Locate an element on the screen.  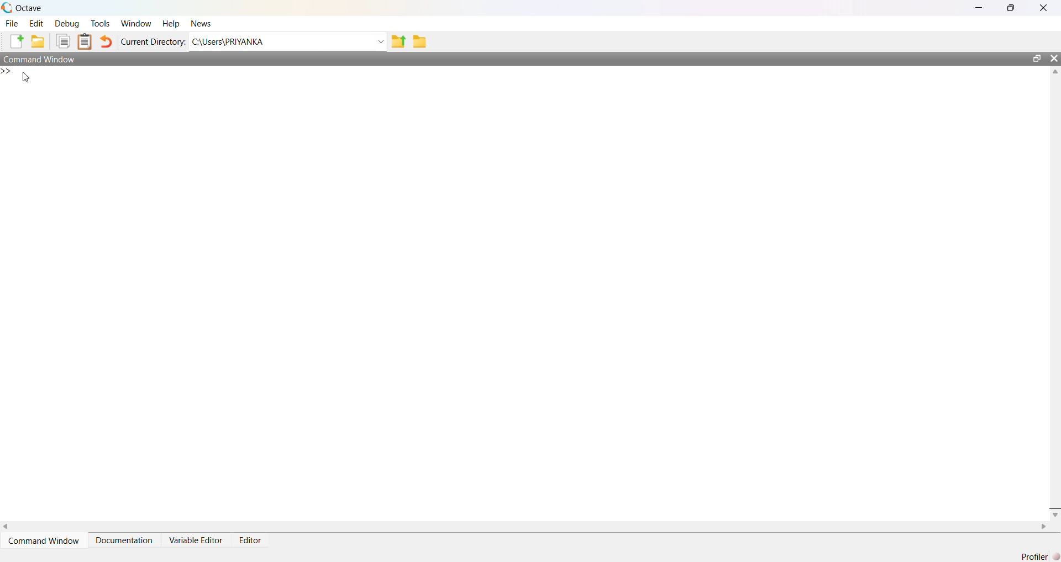
scroll down is located at coordinates (1054, 514).